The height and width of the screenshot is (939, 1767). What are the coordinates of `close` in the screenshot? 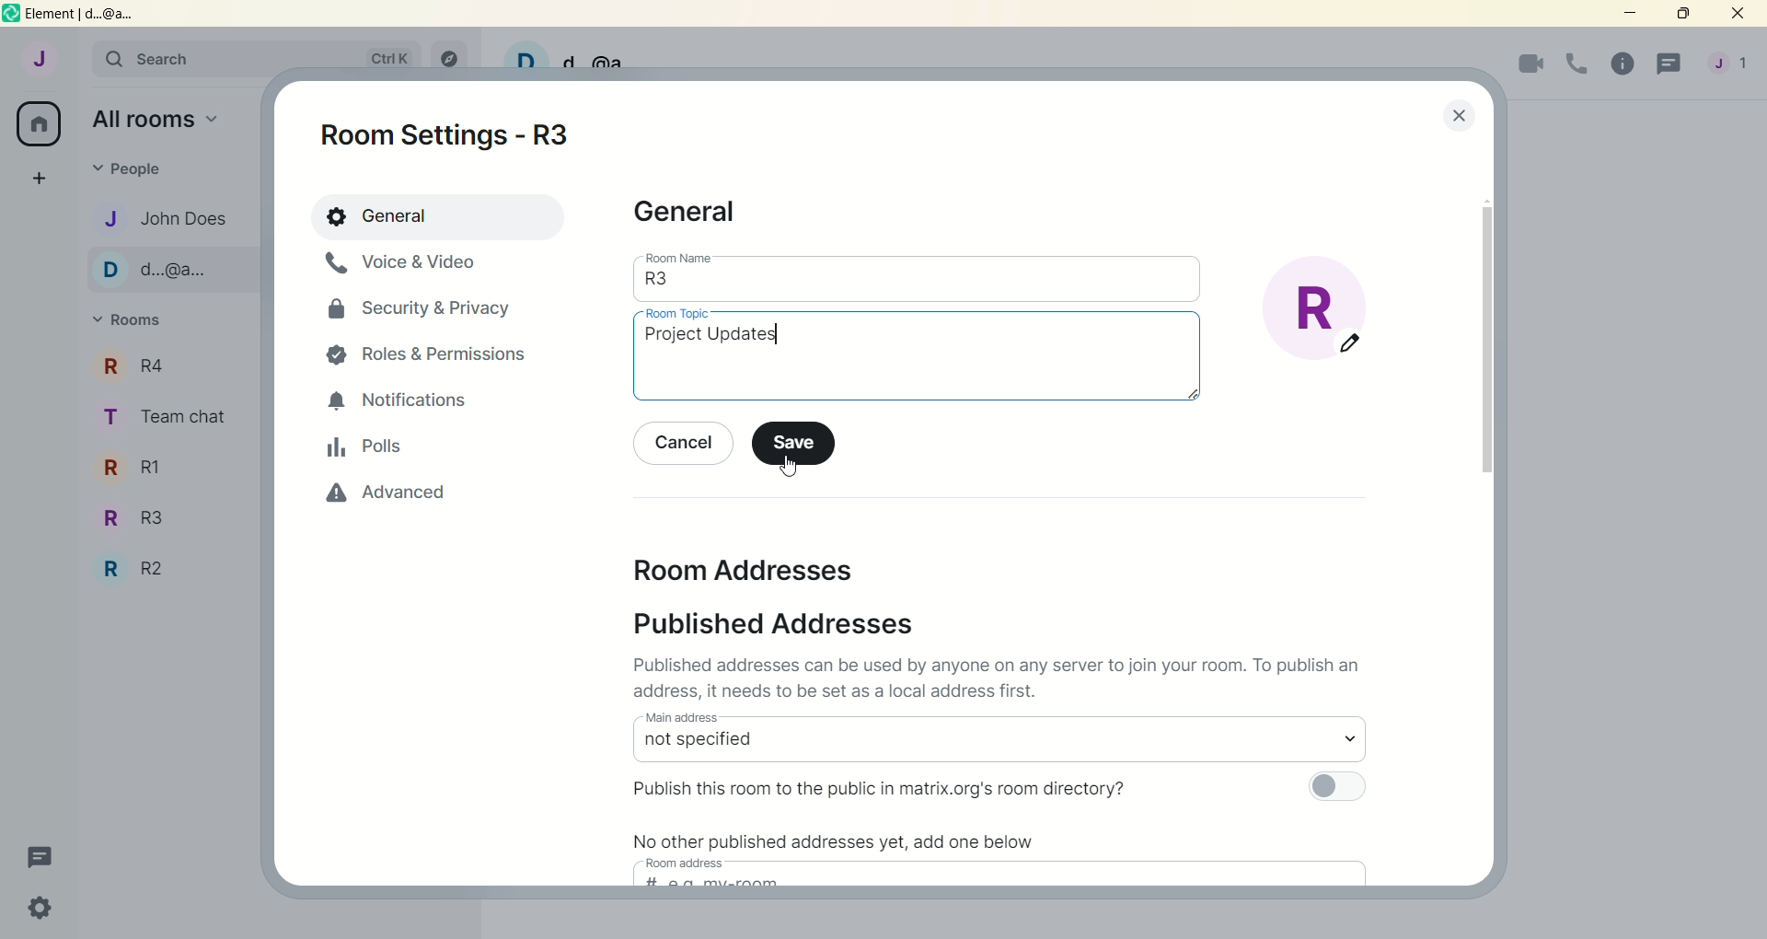 It's located at (1742, 15).